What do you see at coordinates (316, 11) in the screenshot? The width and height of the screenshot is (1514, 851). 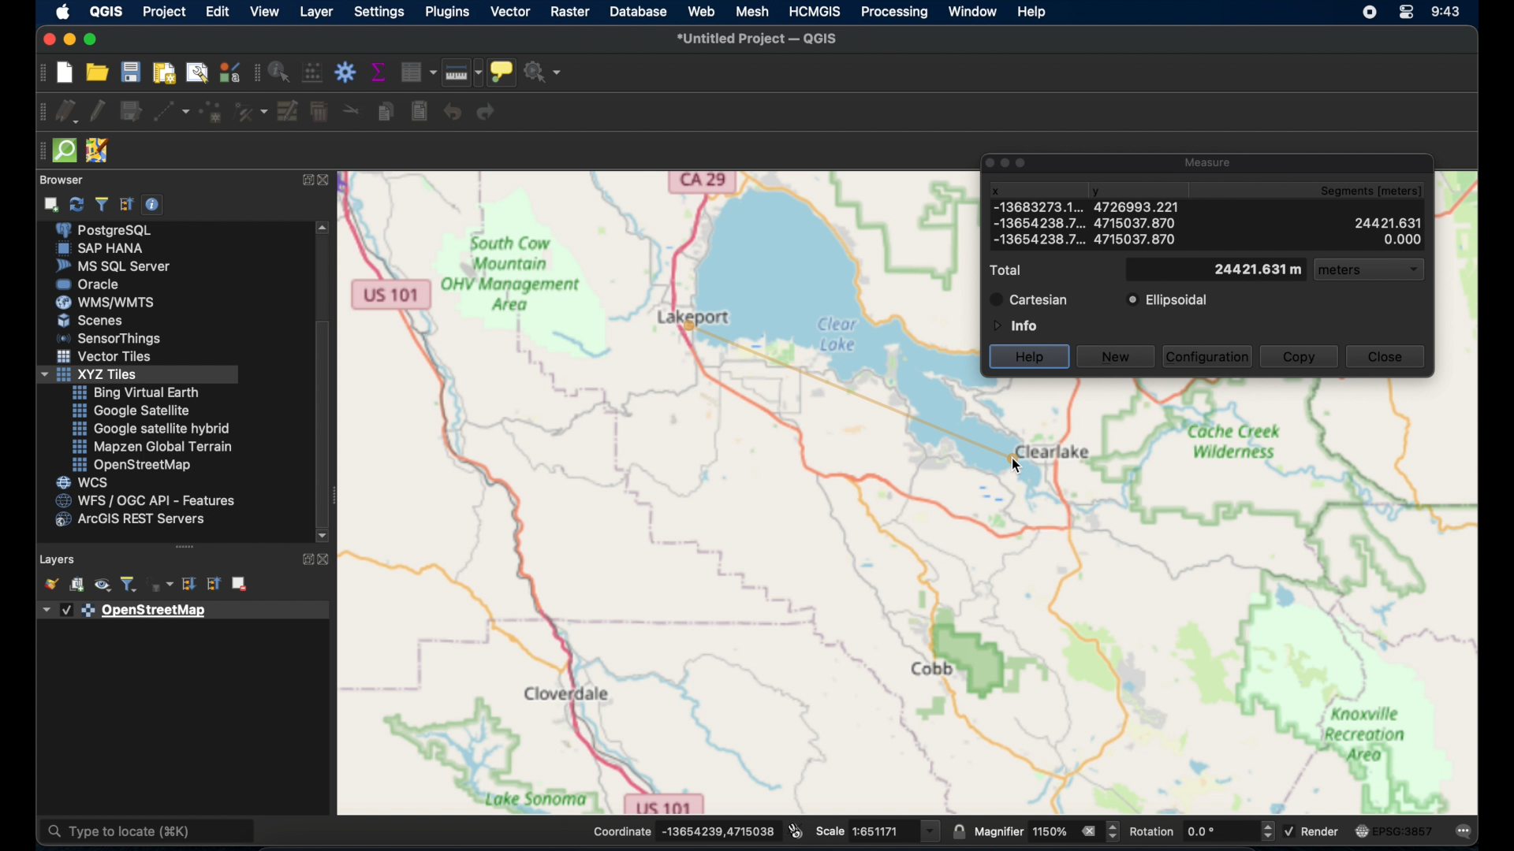 I see `layer` at bounding box center [316, 11].